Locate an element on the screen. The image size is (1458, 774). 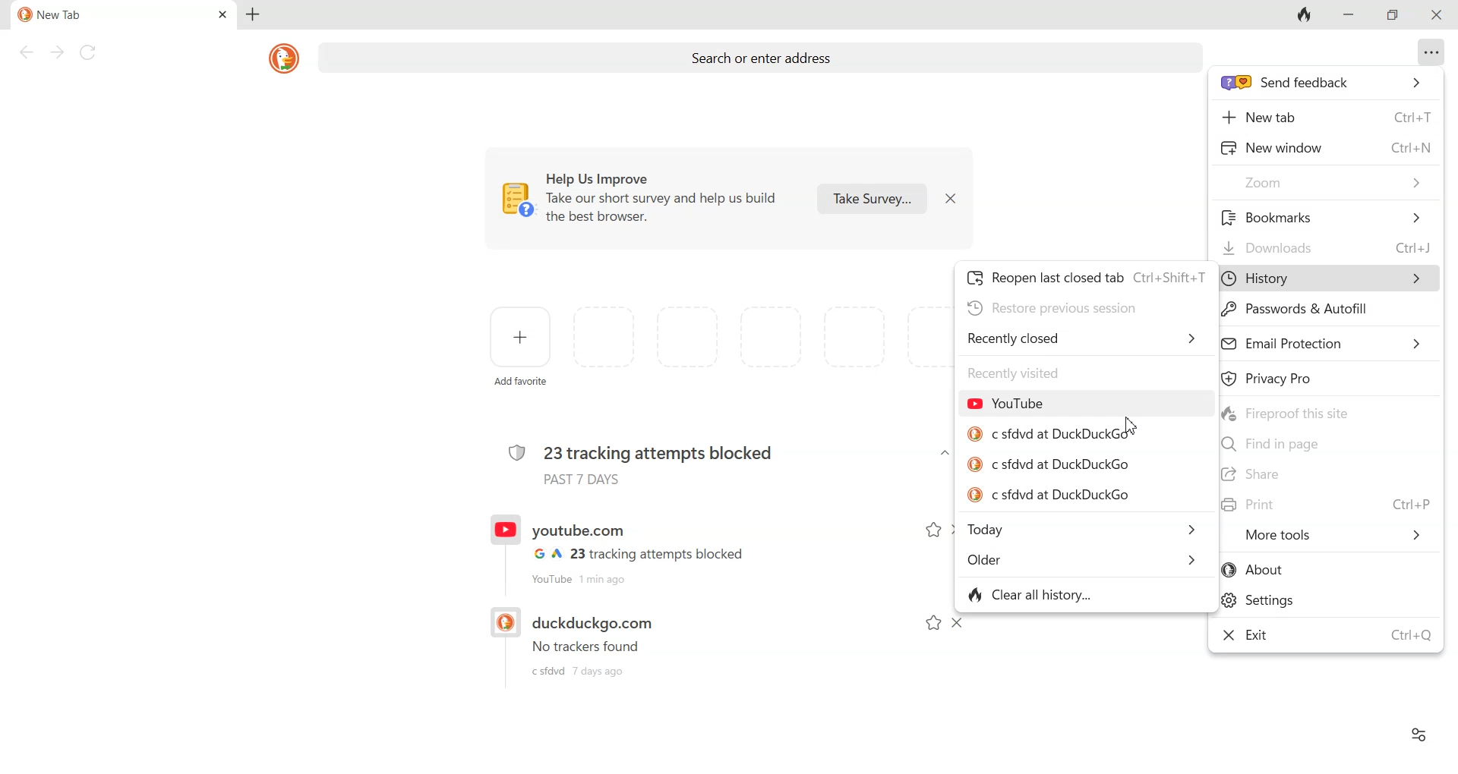
Password & Autofill is located at coordinates (1298, 310).